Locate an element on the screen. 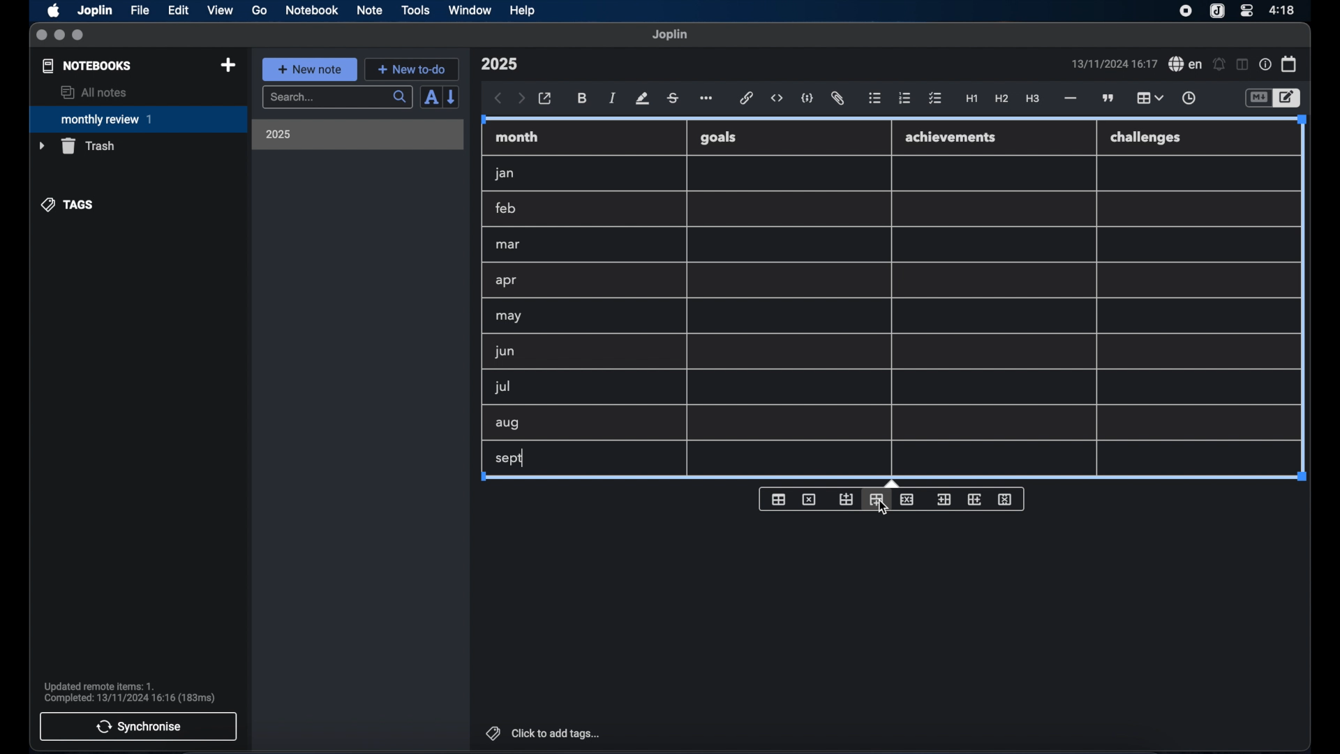  notebook is located at coordinates (312, 10).